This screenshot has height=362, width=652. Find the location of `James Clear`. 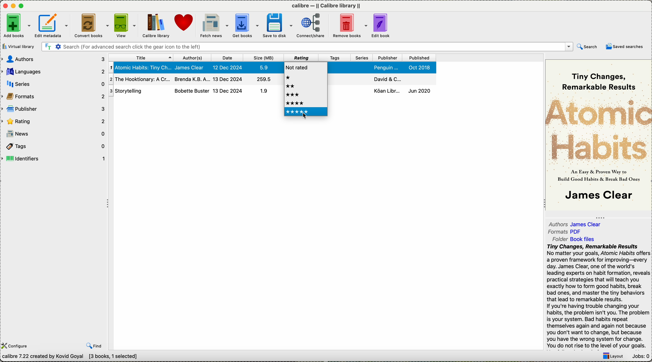

James Clear is located at coordinates (598, 196).